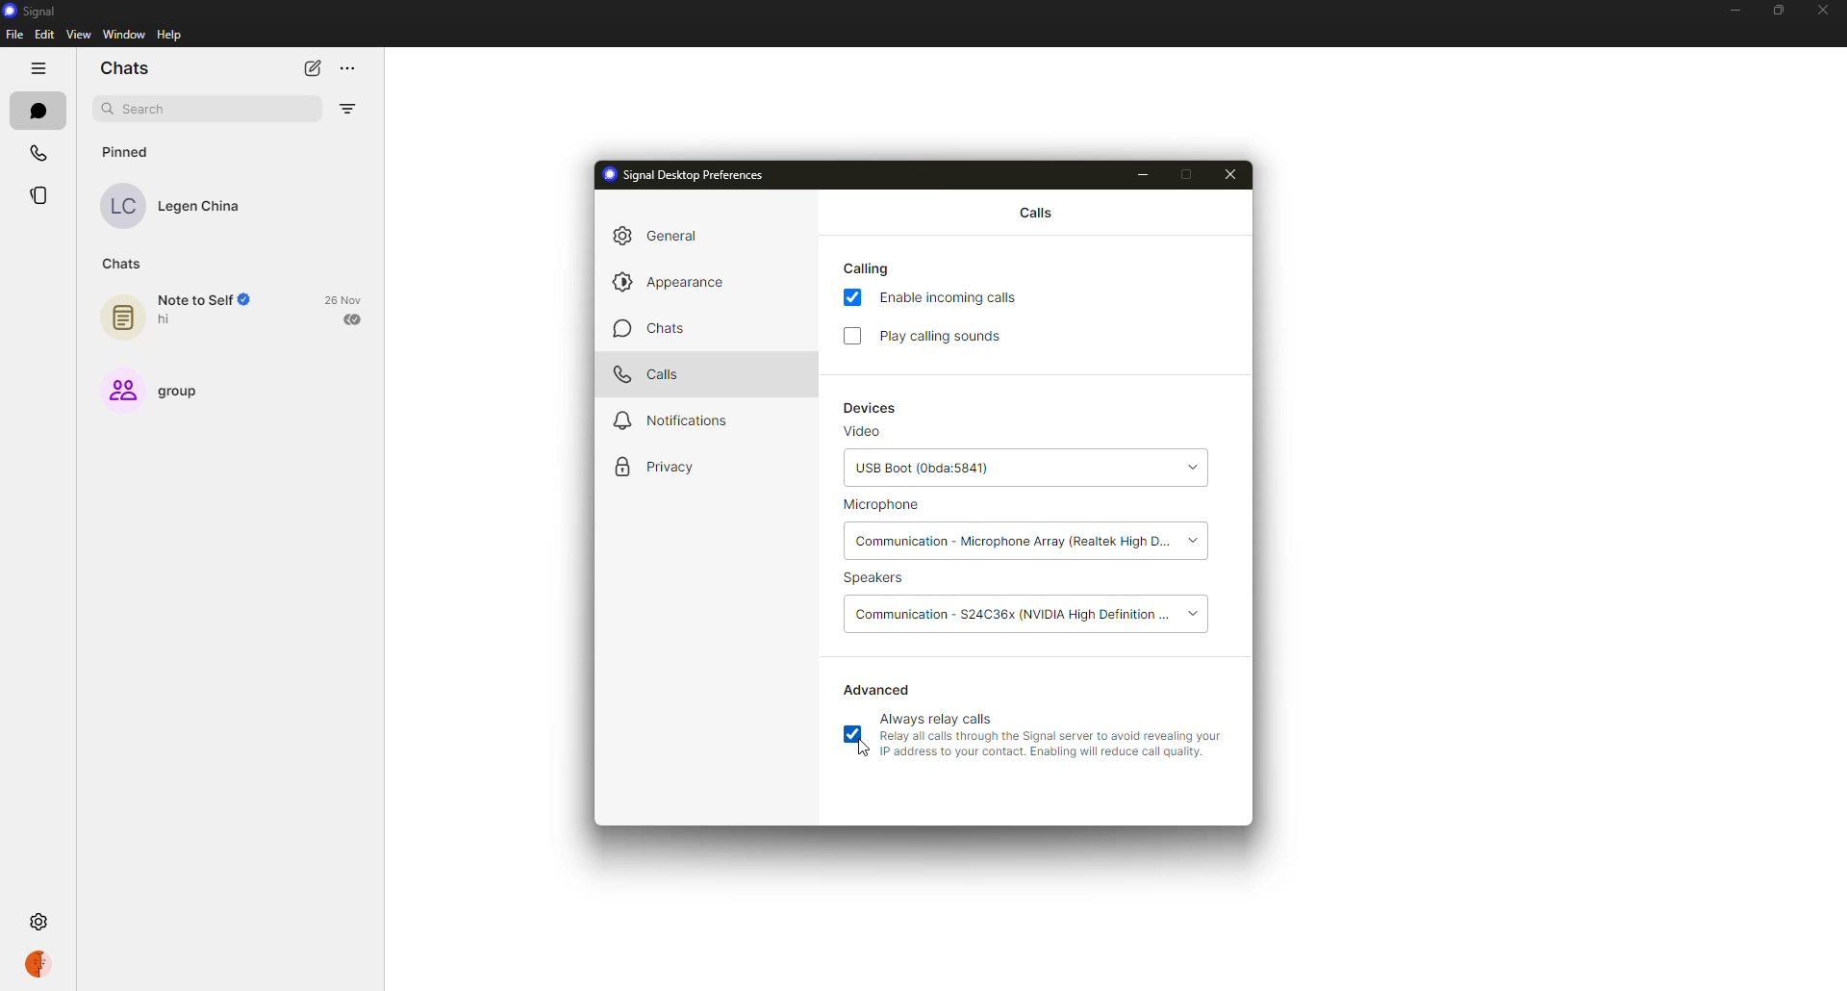  Describe the element at coordinates (123, 36) in the screenshot. I see `window` at that location.